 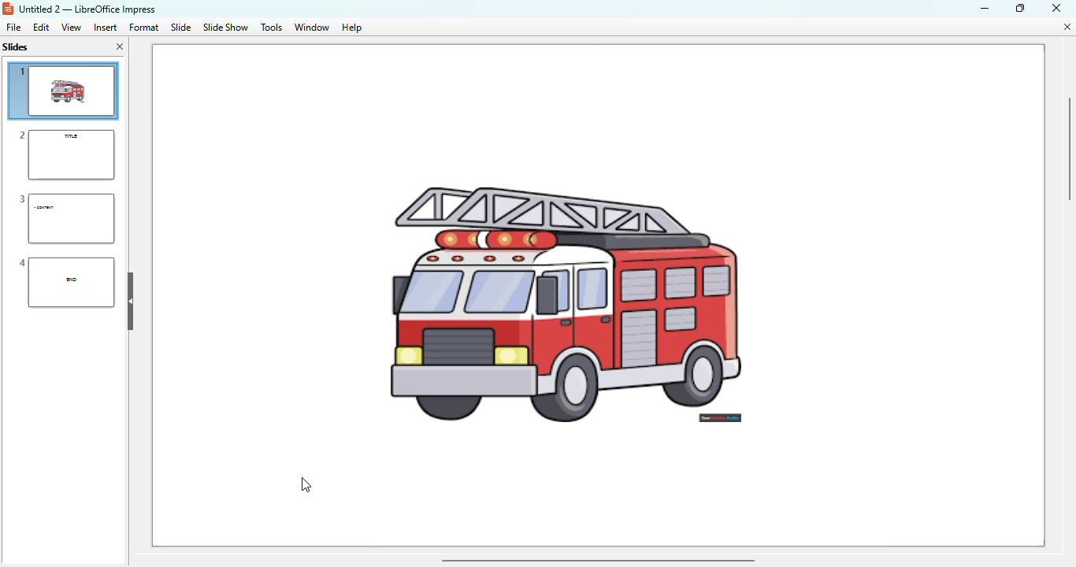 I want to click on horizontal scroll bar, so click(x=597, y=559).